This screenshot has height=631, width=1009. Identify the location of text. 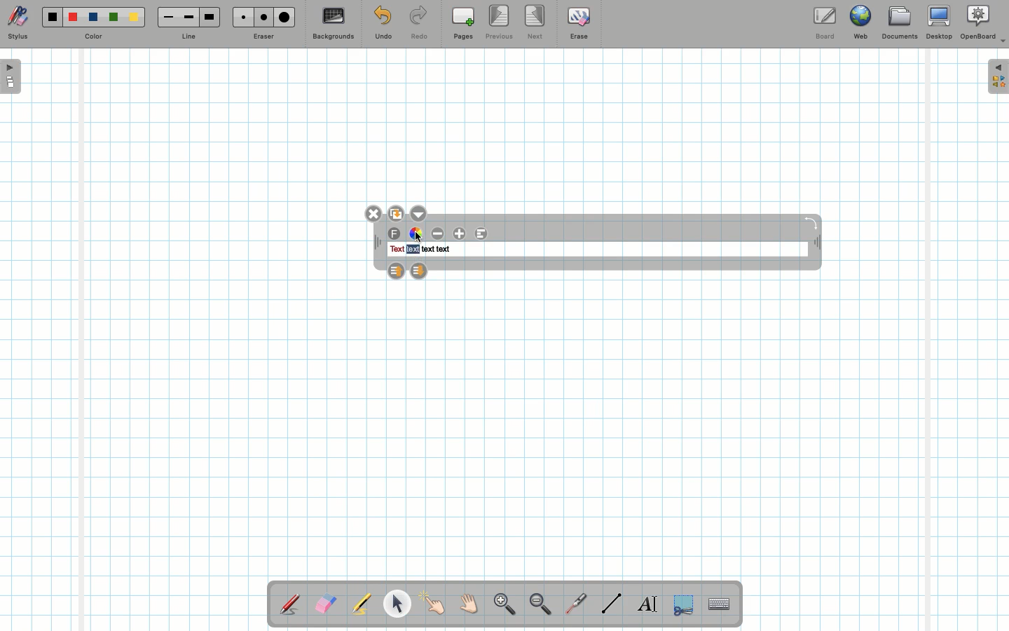
(396, 250).